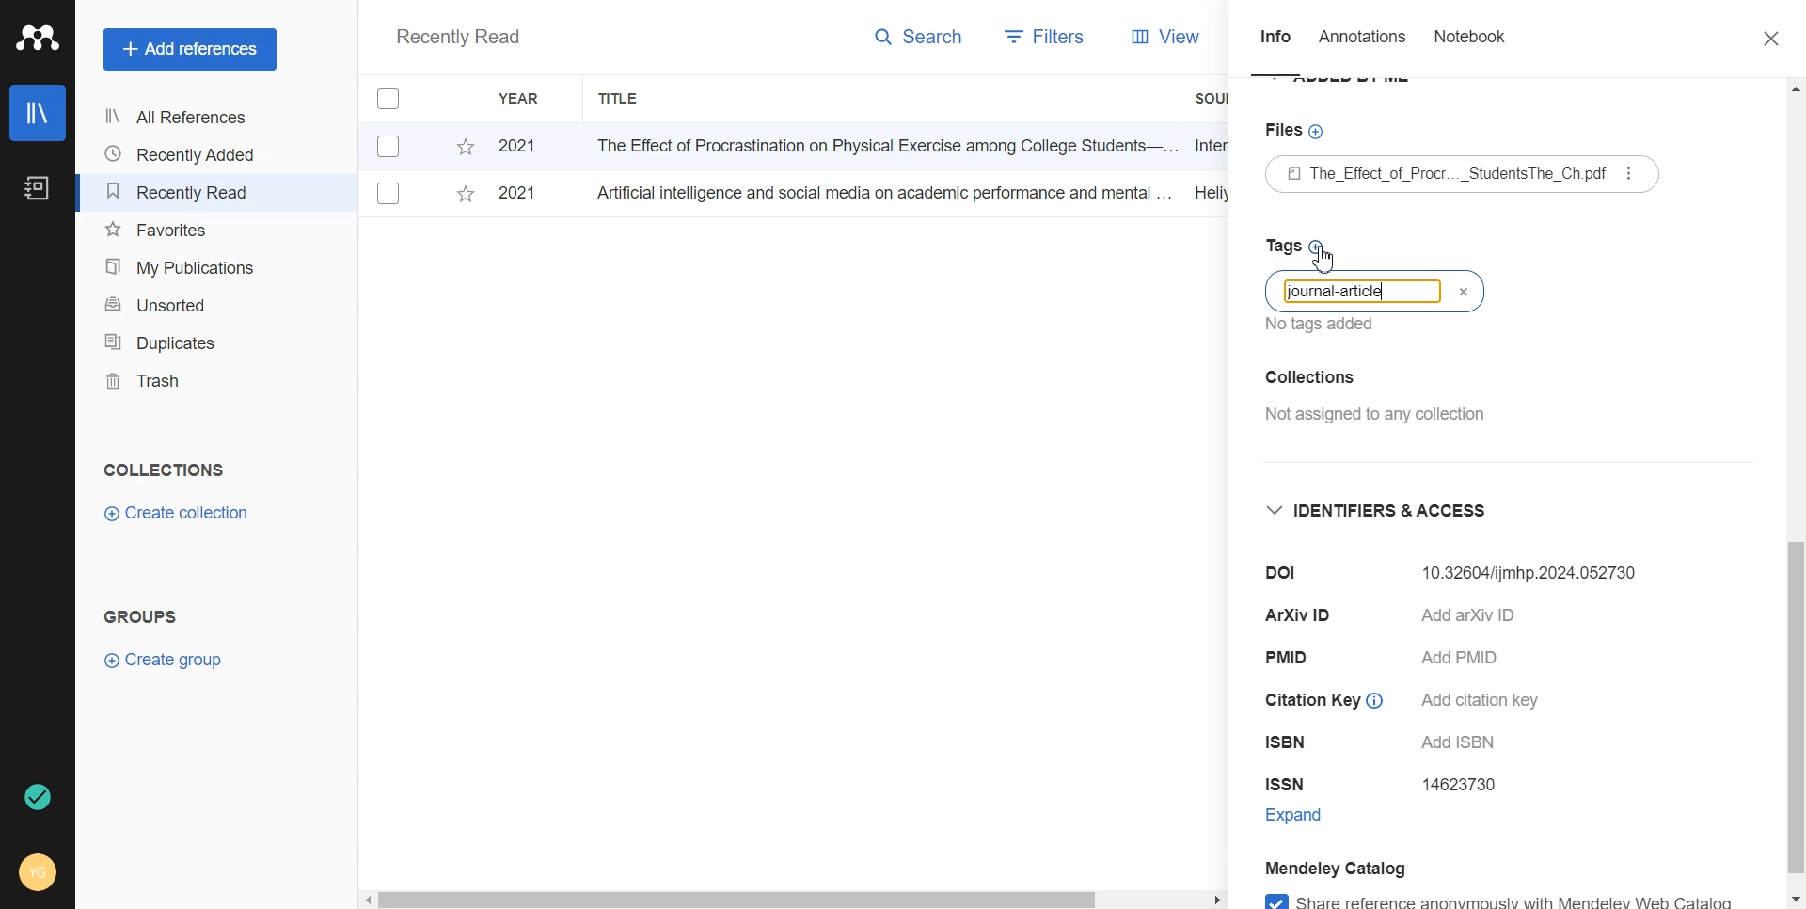 The height and width of the screenshot is (909, 1806). I want to click on The_Effect of Procr..._StudentsThe_Ch.pdf, so click(1464, 174).